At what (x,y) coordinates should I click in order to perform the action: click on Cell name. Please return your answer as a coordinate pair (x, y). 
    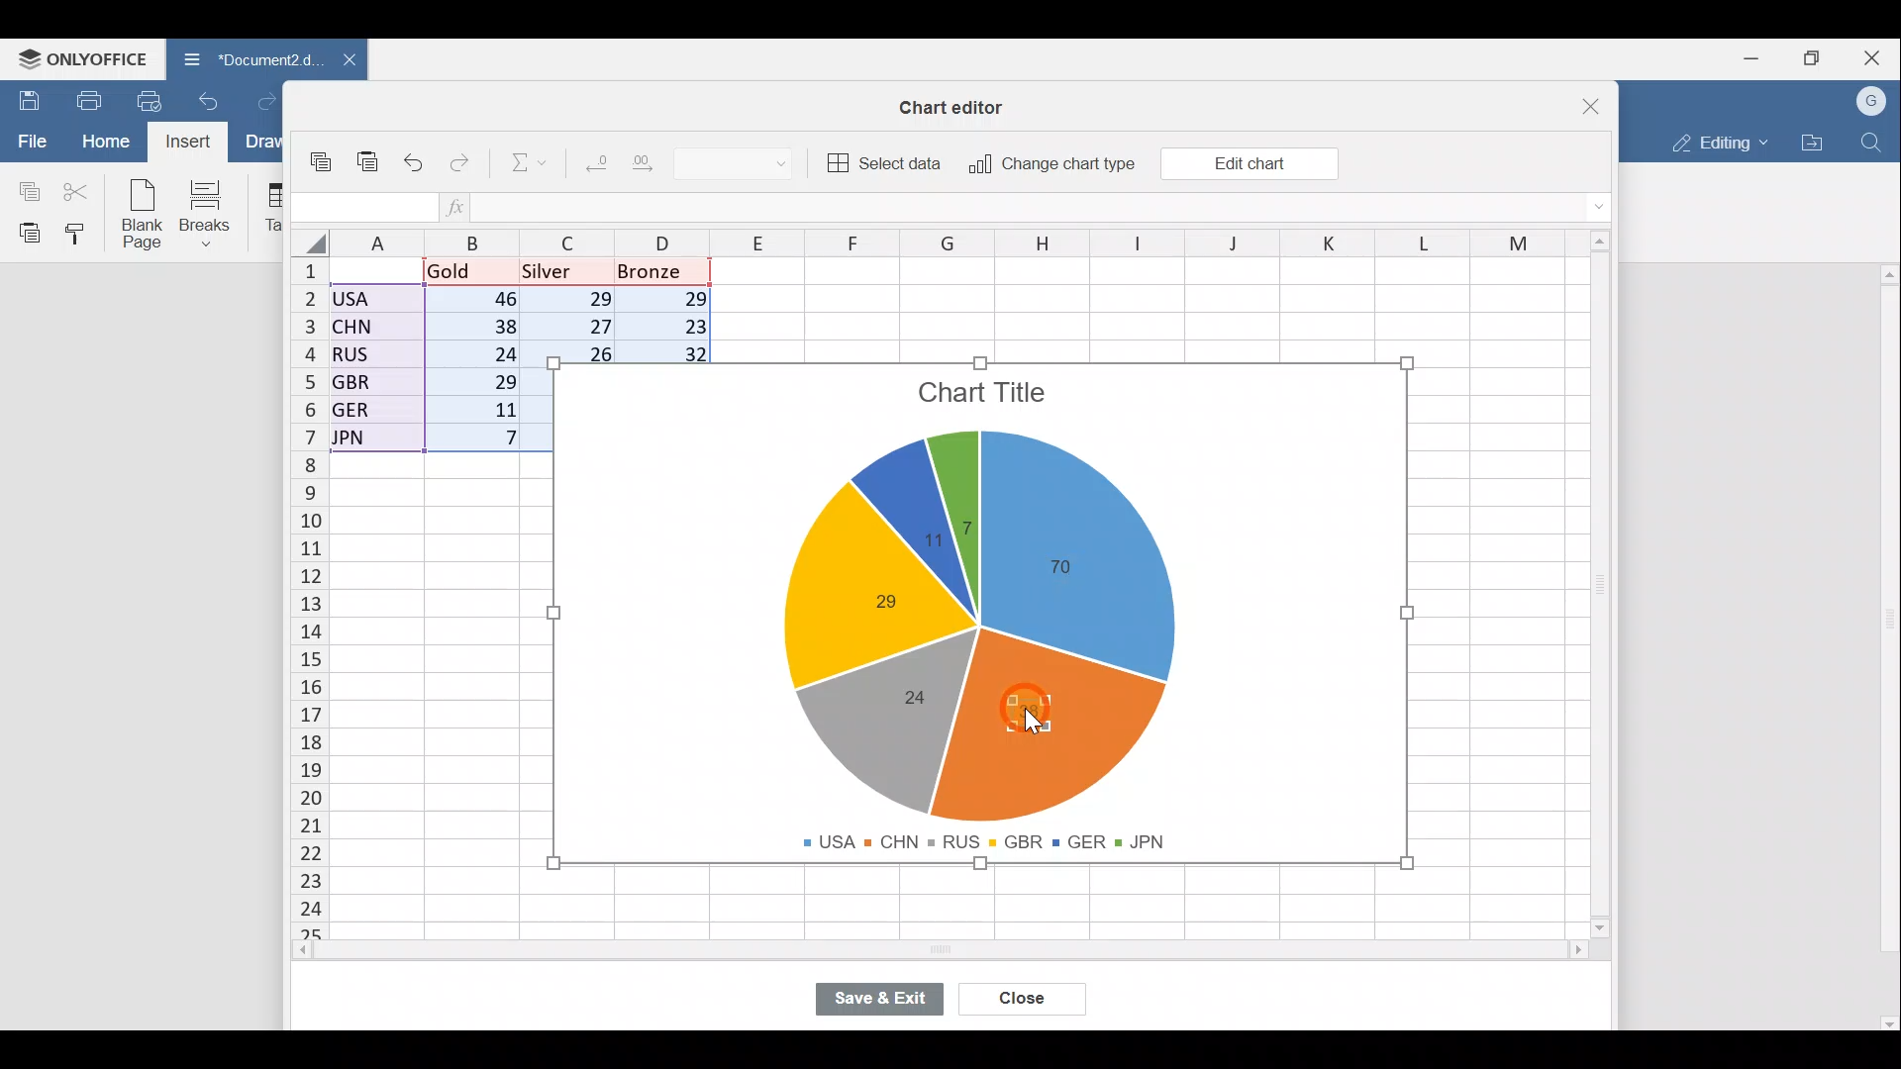
    Looking at the image, I should click on (361, 208).